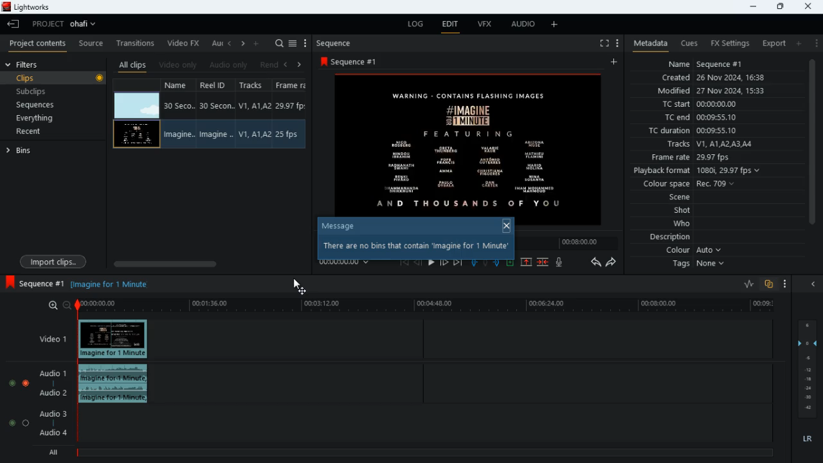 This screenshot has width=823, height=463. What do you see at coordinates (294, 42) in the screenshot?
I see `menu` at bounding box center [294, 42].